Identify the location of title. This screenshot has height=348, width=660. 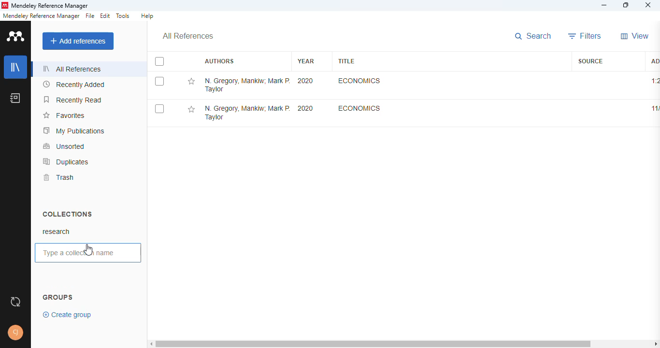
(346, 61).